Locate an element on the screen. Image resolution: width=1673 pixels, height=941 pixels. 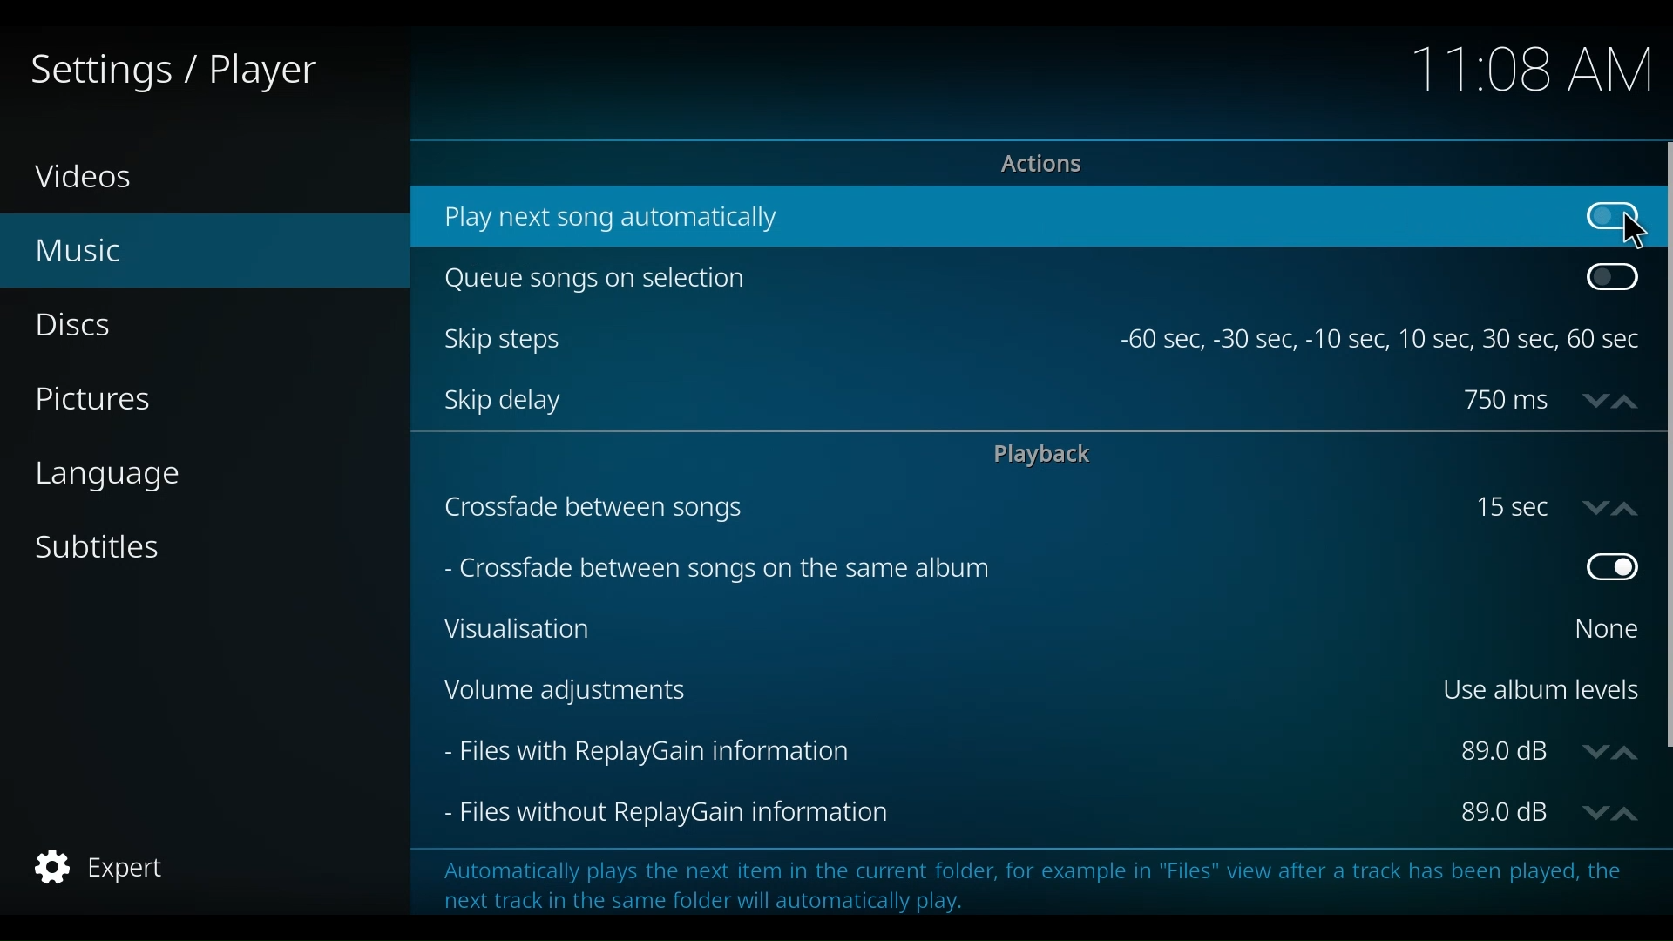
Toggle on/off Queue songs on selection is located at coordinates (1611, 278).